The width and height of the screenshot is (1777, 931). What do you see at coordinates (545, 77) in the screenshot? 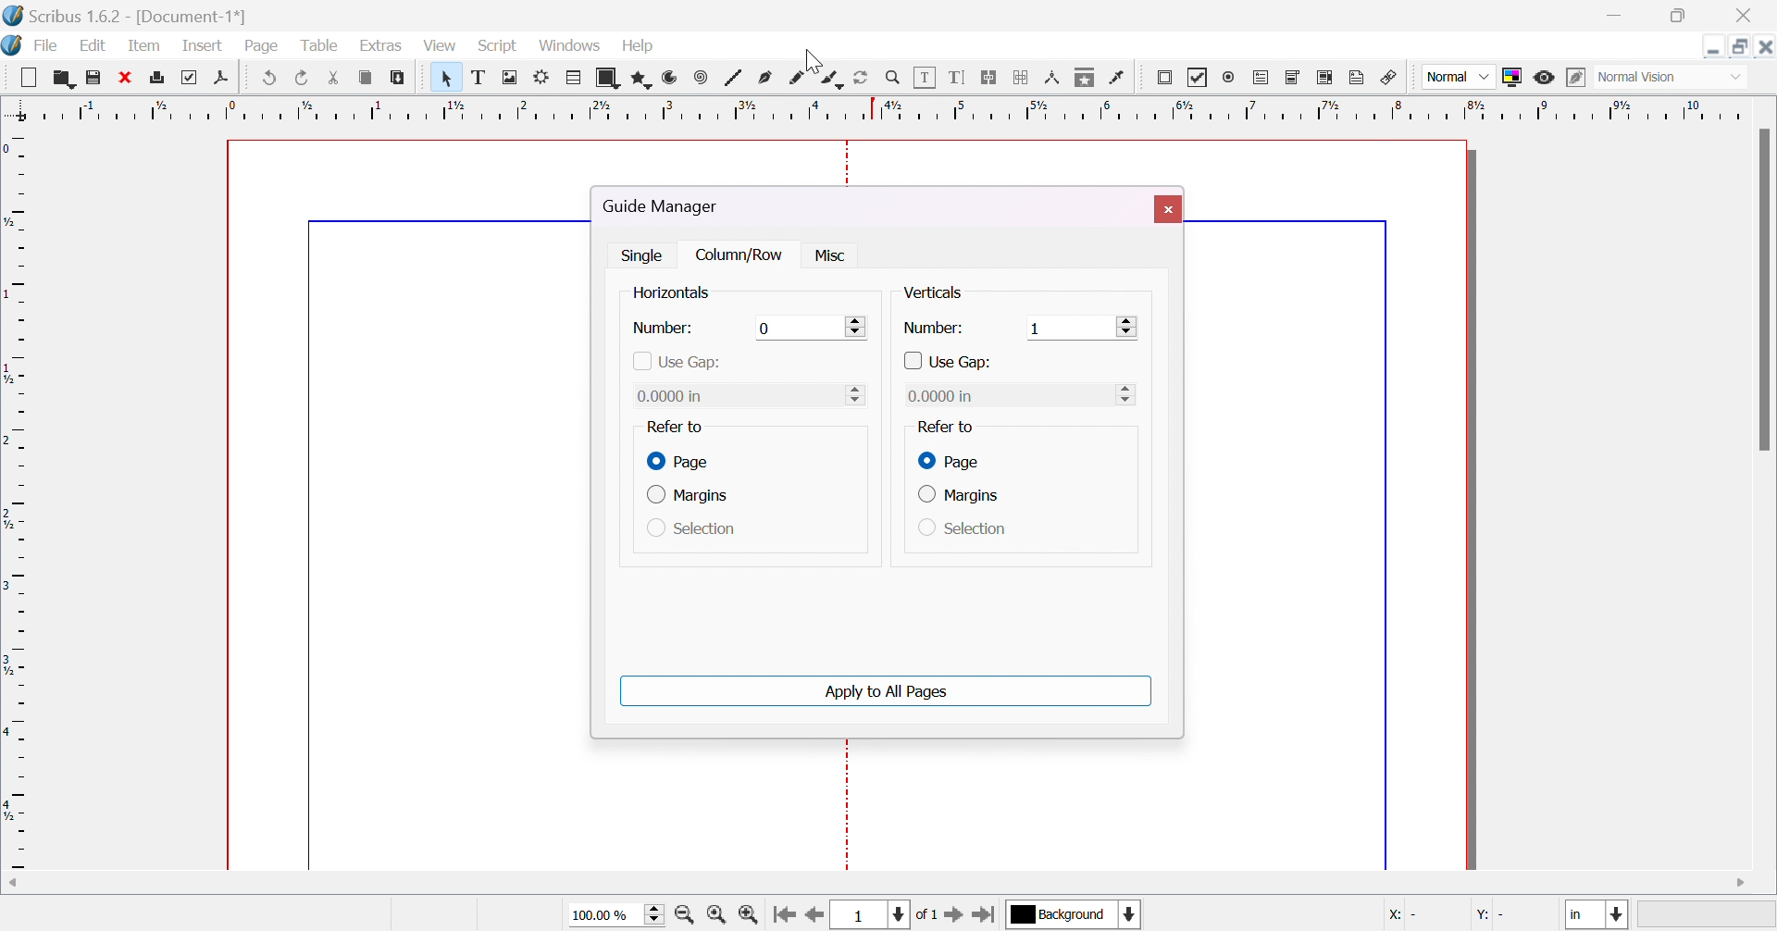
I see `render frame` at bounding box center [545, 77].